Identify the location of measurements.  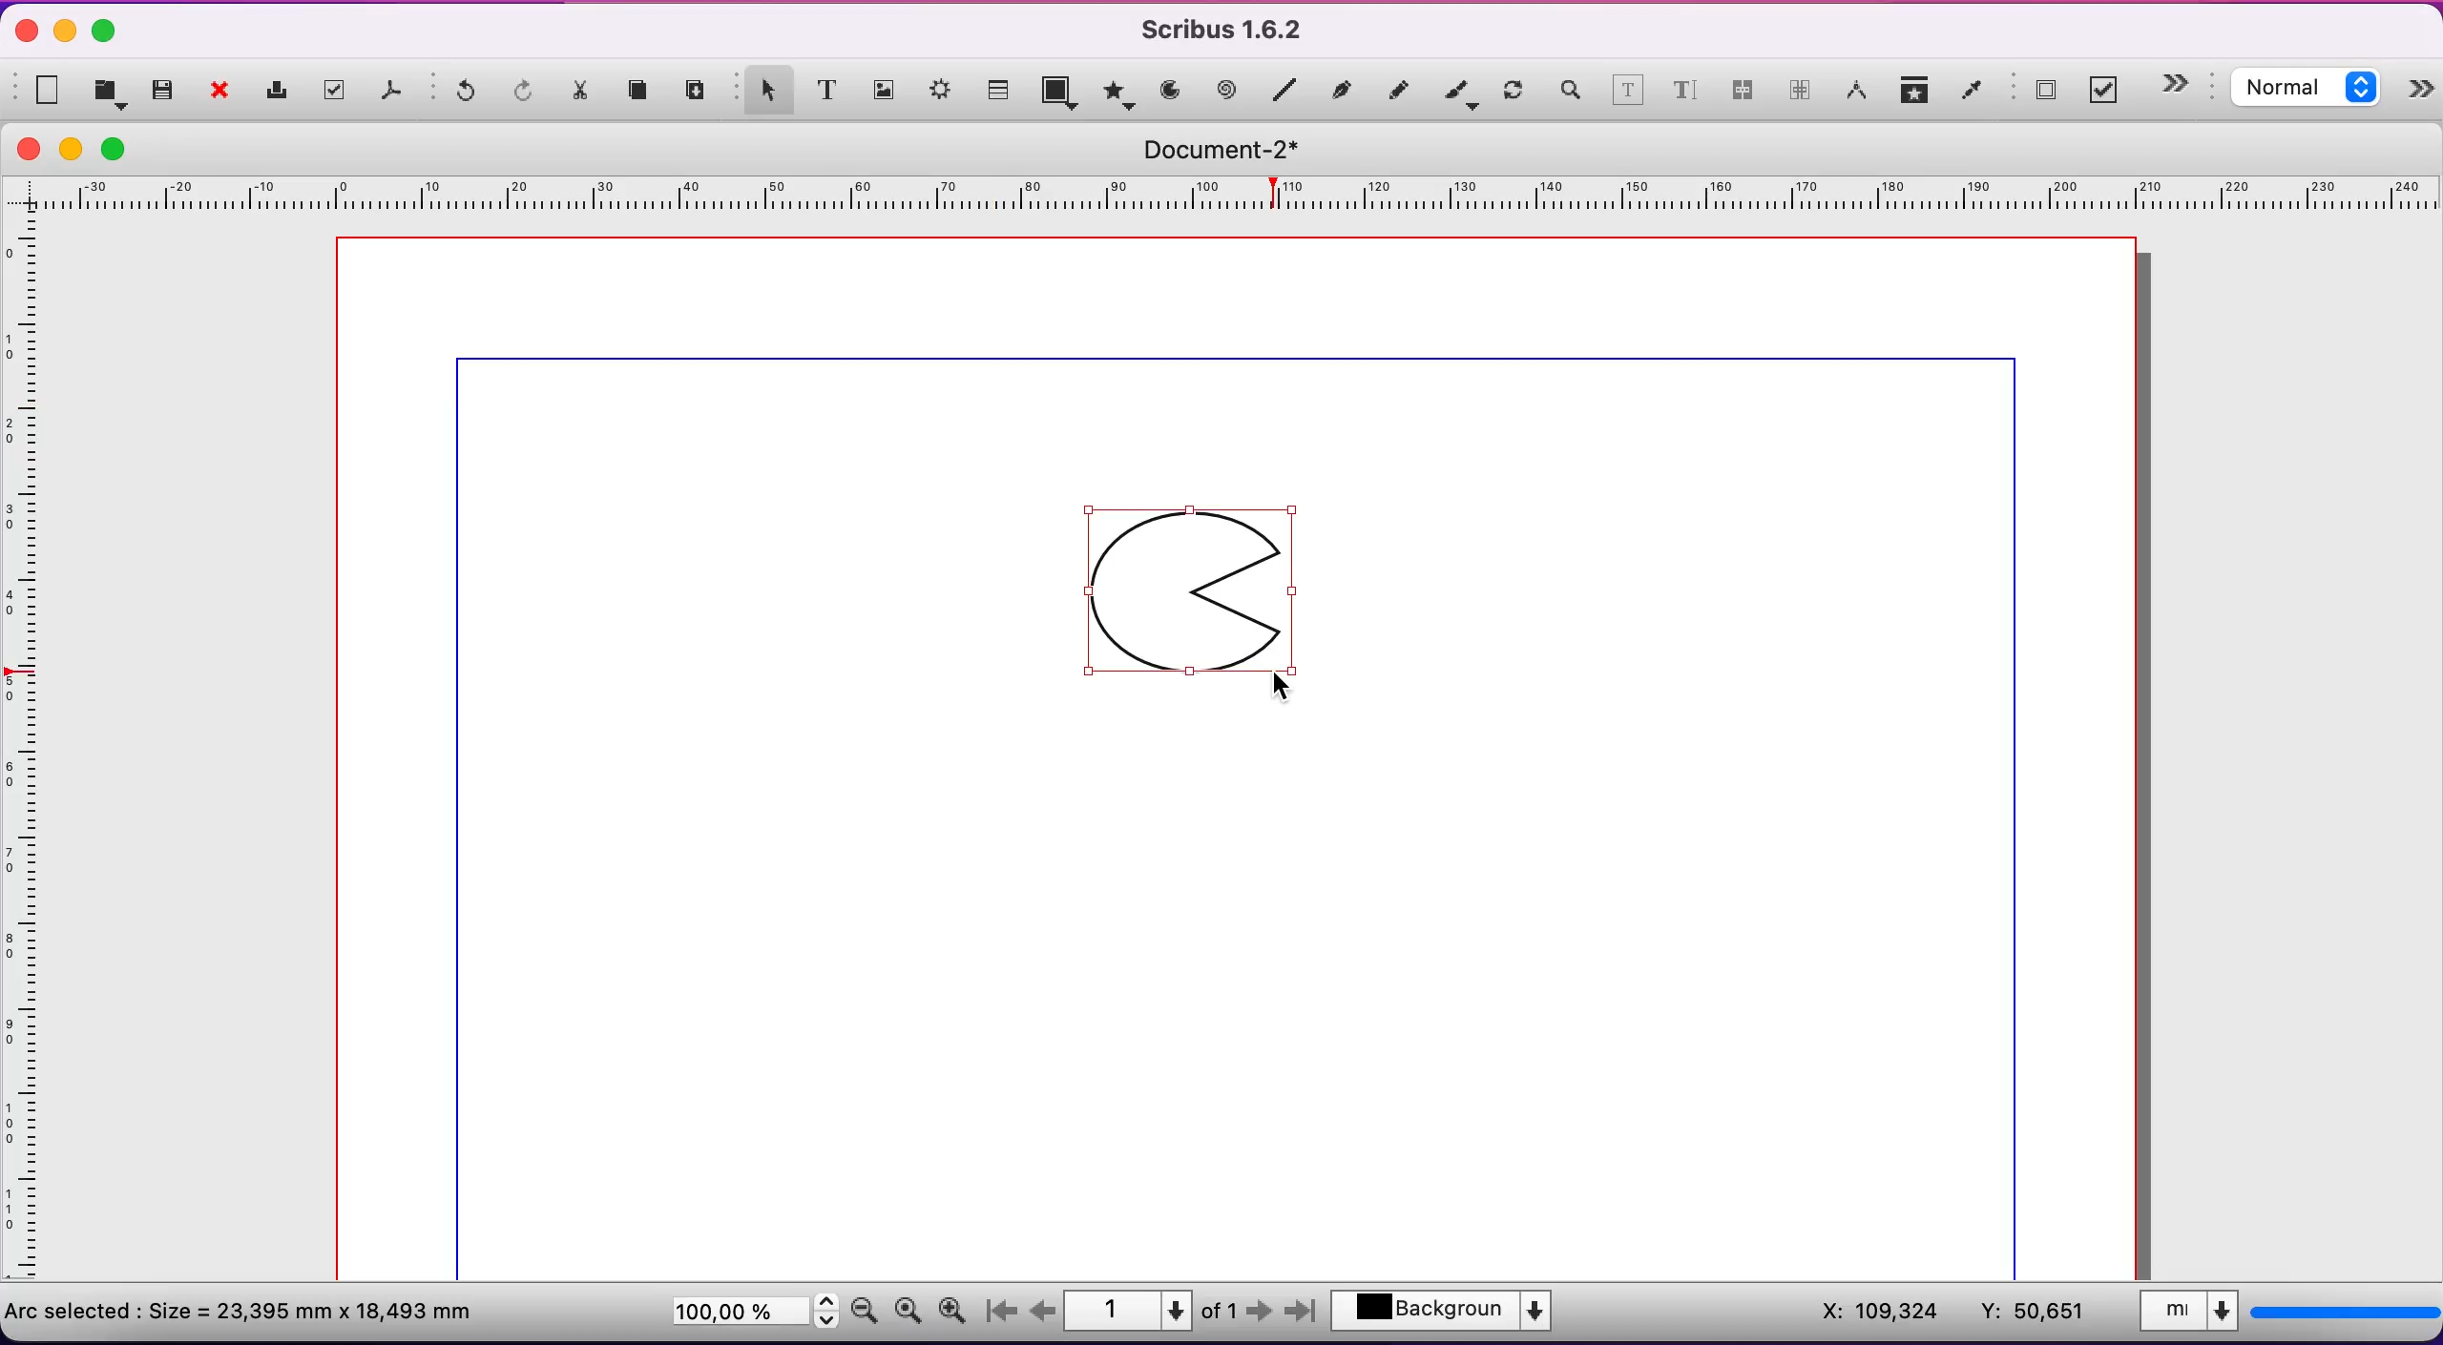
(1857, 93).